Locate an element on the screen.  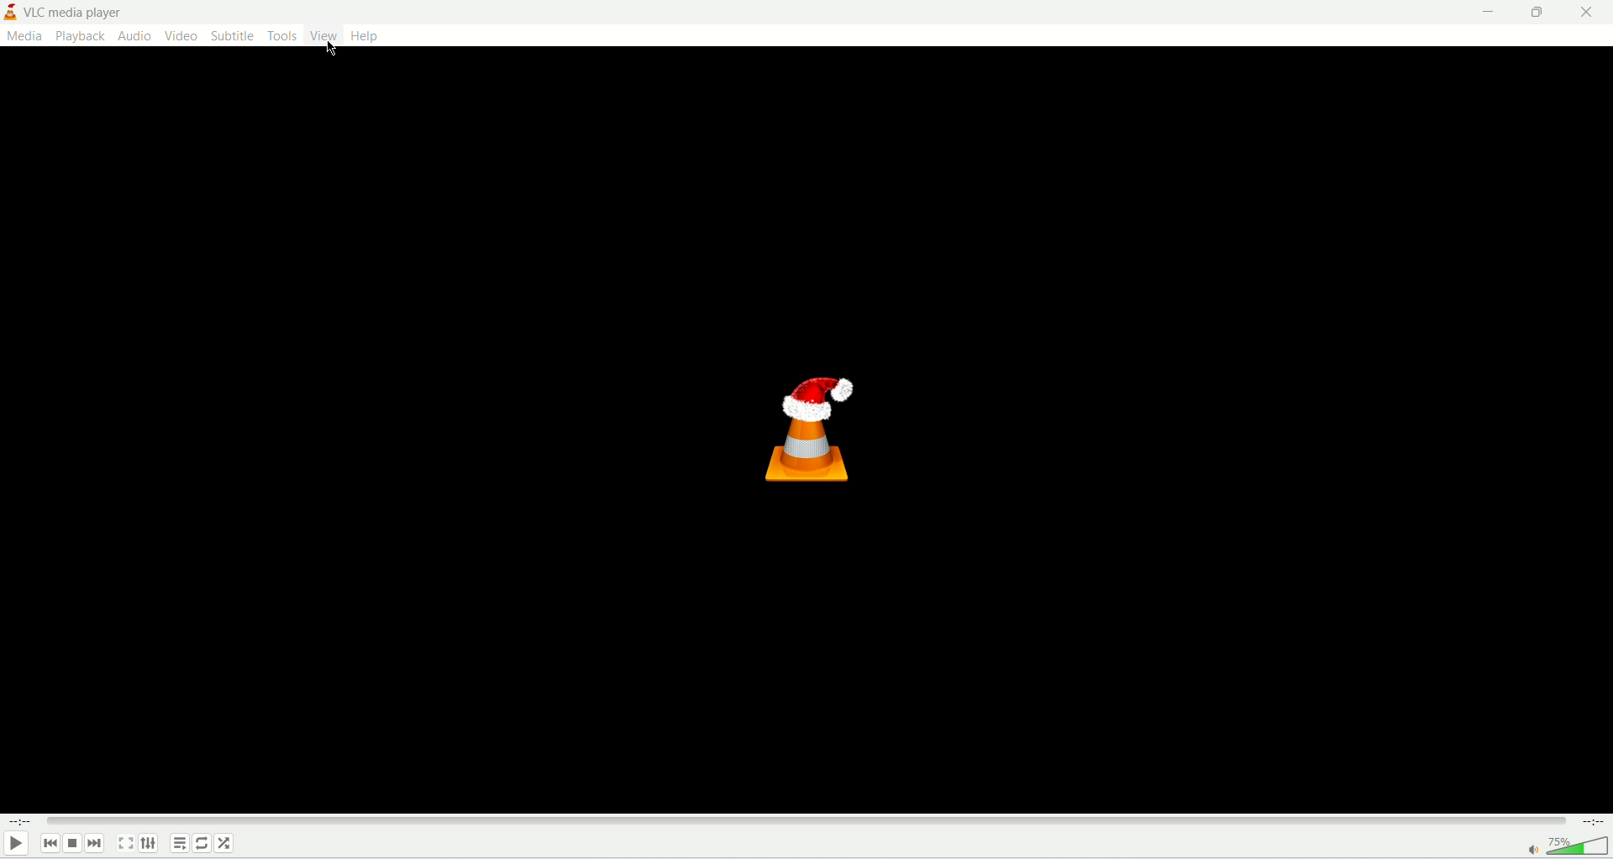
video is located at coordinates (181, 36).